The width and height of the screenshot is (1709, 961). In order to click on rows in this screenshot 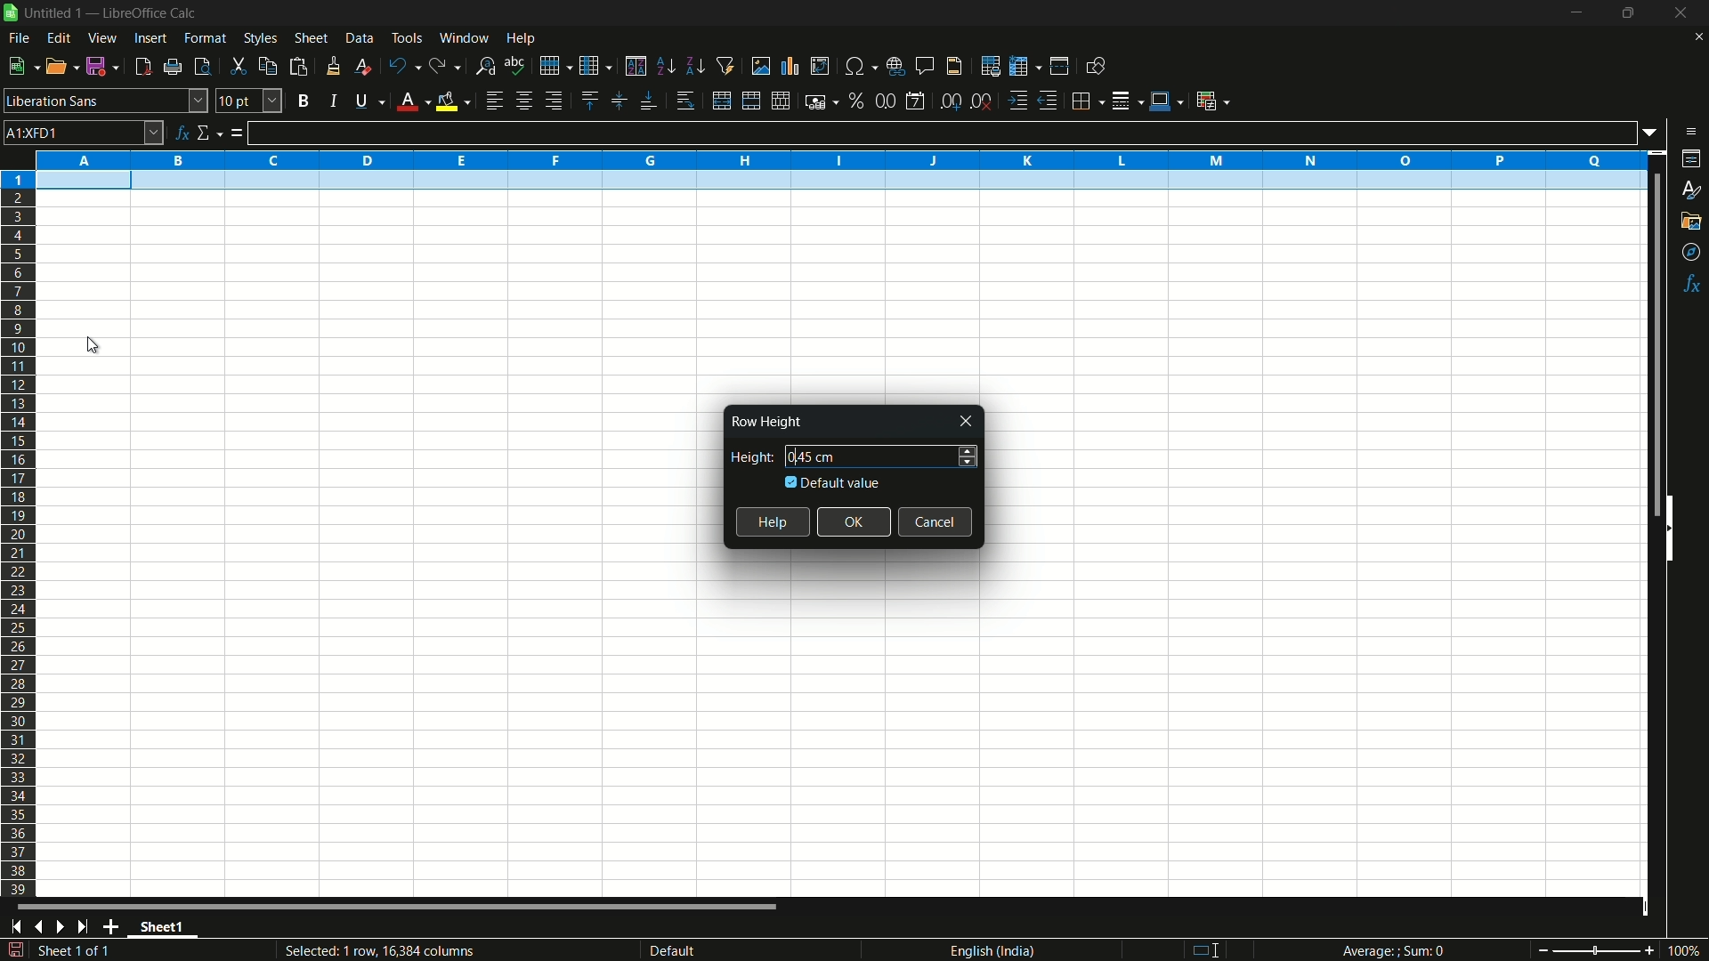, I will do `click(19, 533)`.